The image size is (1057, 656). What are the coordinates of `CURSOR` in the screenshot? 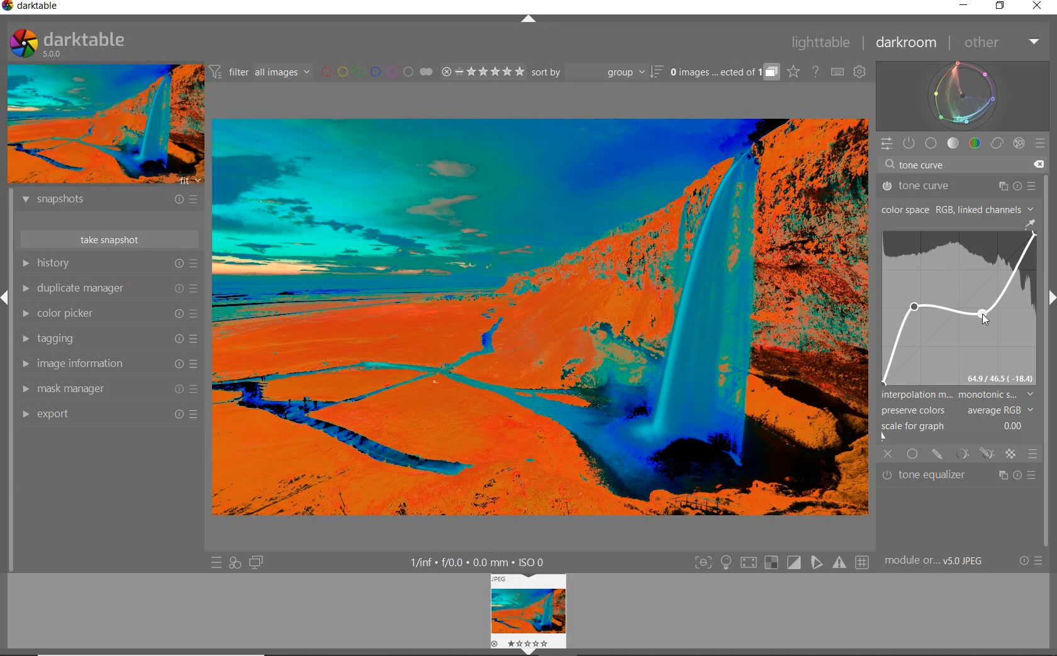 It's located at (984, 317).